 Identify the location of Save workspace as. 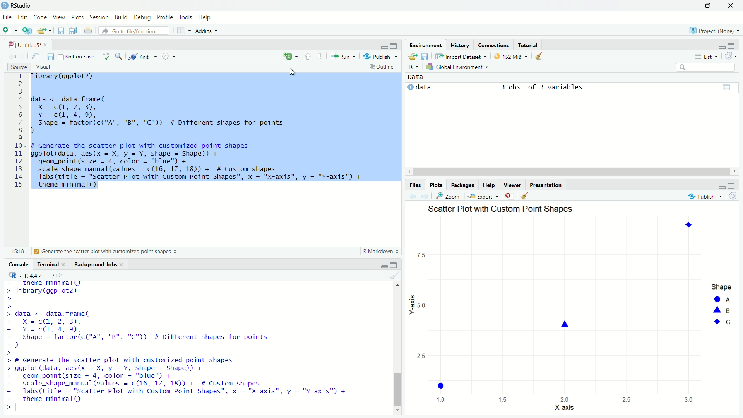
(425, 57).